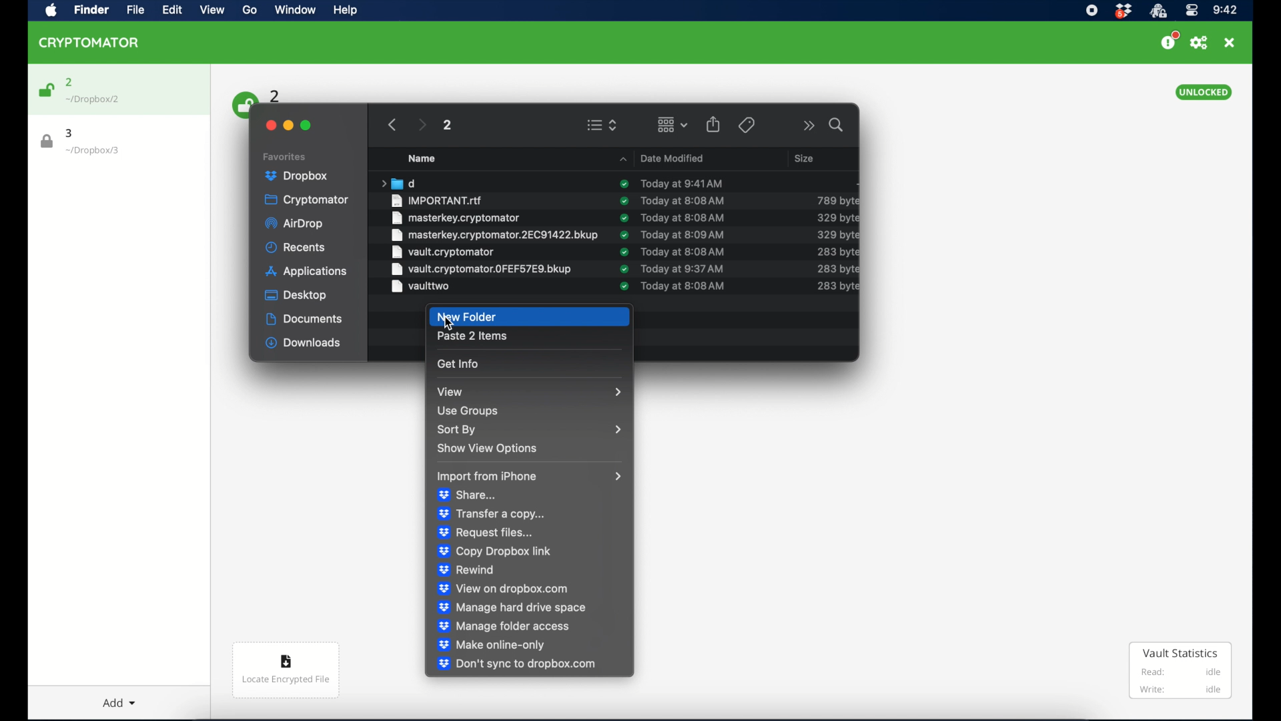 The width and height of the screenshot is (1281, 721). I want to click on sort by menu, so click(532, 430).